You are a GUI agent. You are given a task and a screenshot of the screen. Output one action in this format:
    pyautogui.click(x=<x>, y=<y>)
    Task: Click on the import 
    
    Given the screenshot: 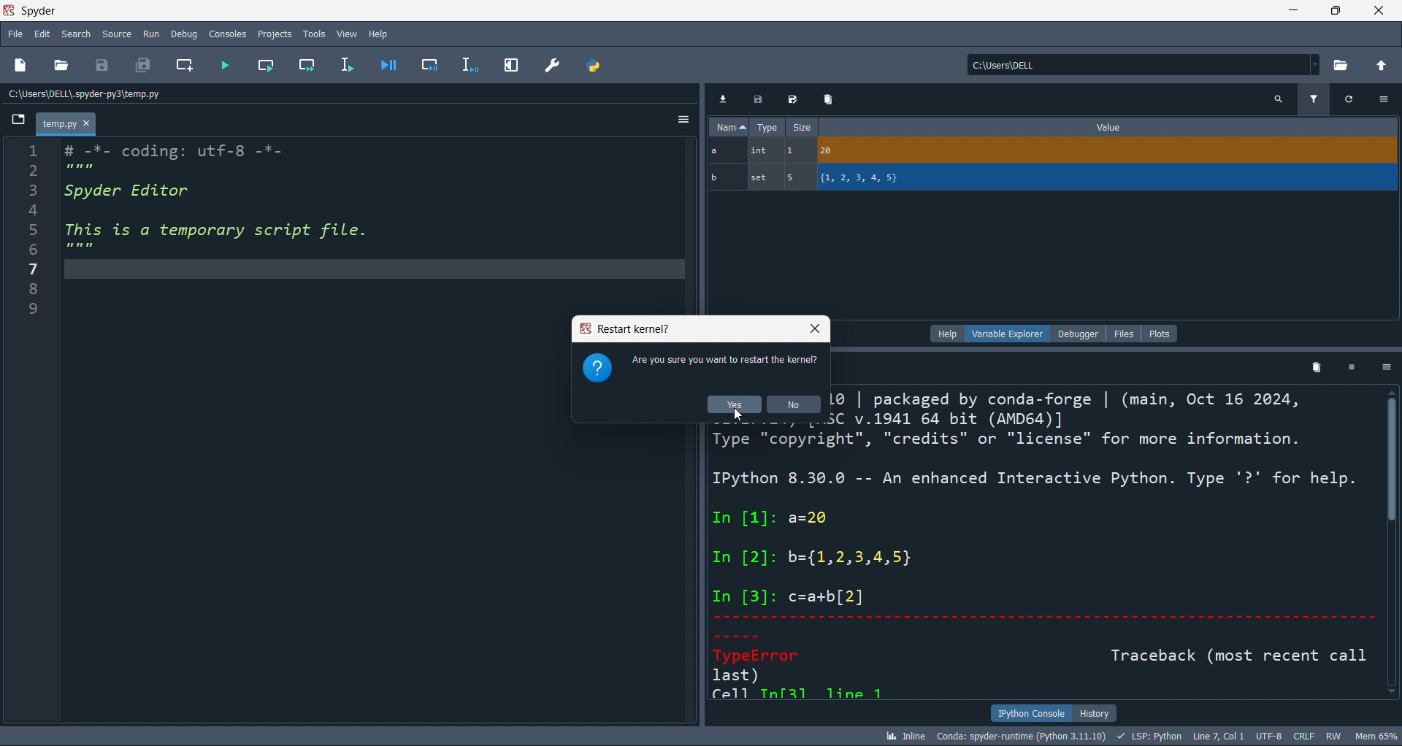 What is the action you would take?
    pyautogui.click(x=724, y=98)
    